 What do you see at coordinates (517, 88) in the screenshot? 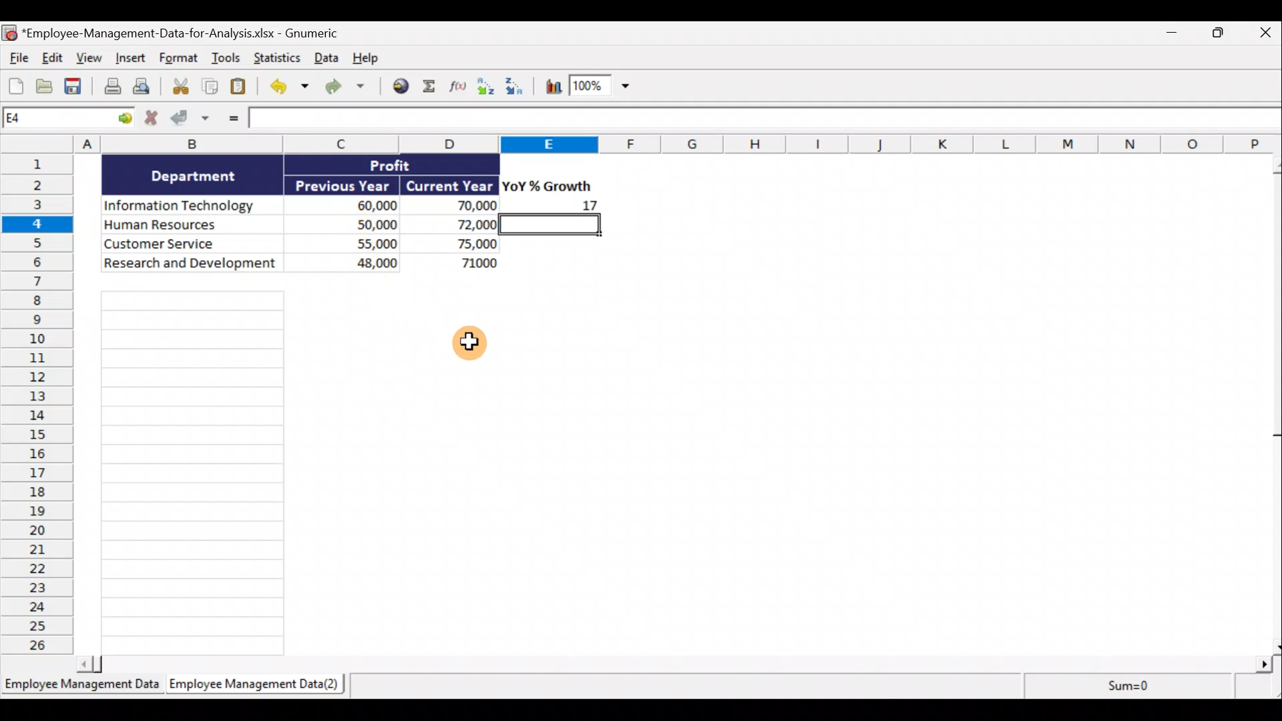
I see `Sort Descending` at bounding box center [517, 88].